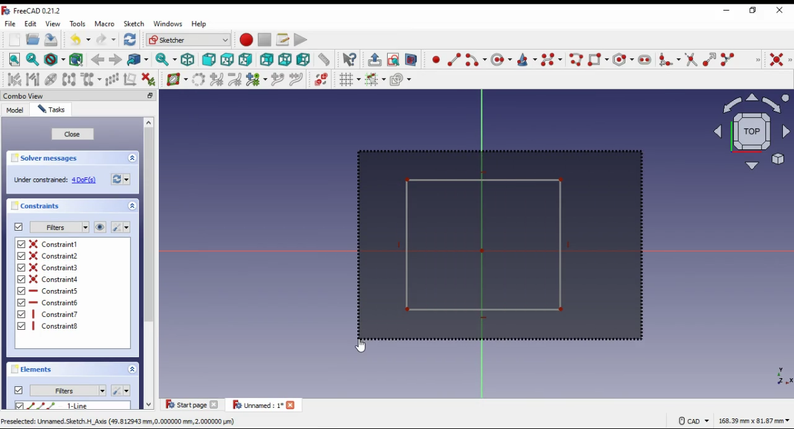 This screenshot has height=429, width=794. I want to click on close windp, so click(780, 10).